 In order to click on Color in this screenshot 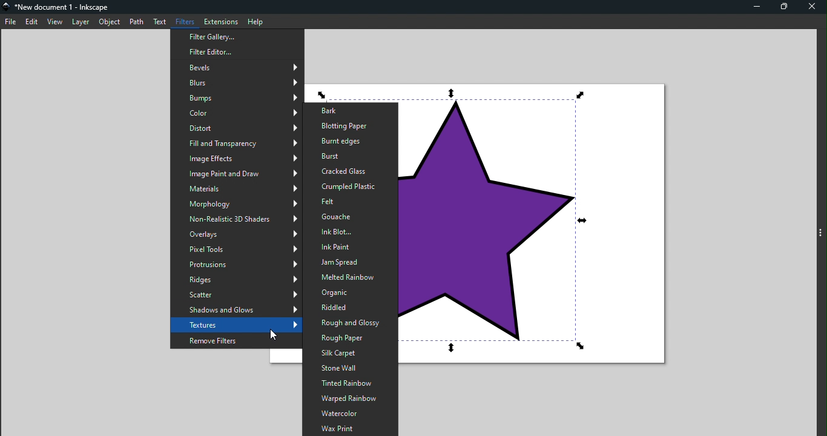, I will do `click(236, 113)`.